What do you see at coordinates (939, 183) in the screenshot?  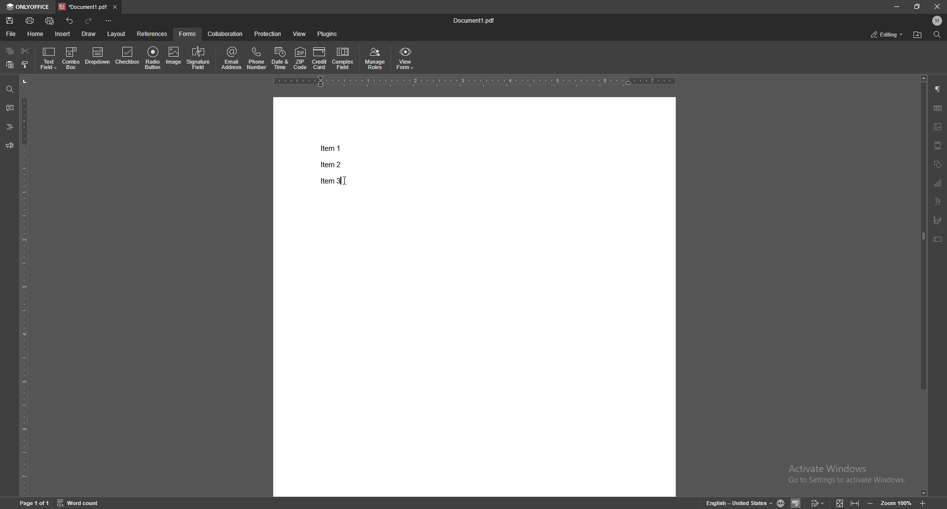 I see `chart` at bounding box center [939, 183].